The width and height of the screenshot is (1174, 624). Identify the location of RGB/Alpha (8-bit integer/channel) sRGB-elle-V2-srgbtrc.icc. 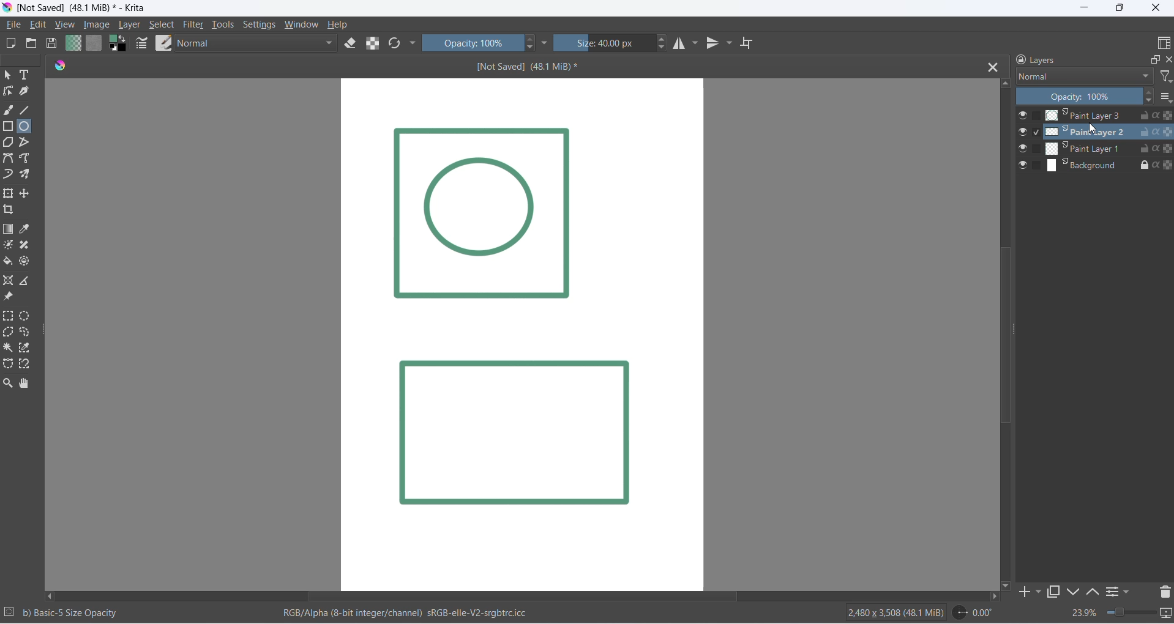
(419, 615).